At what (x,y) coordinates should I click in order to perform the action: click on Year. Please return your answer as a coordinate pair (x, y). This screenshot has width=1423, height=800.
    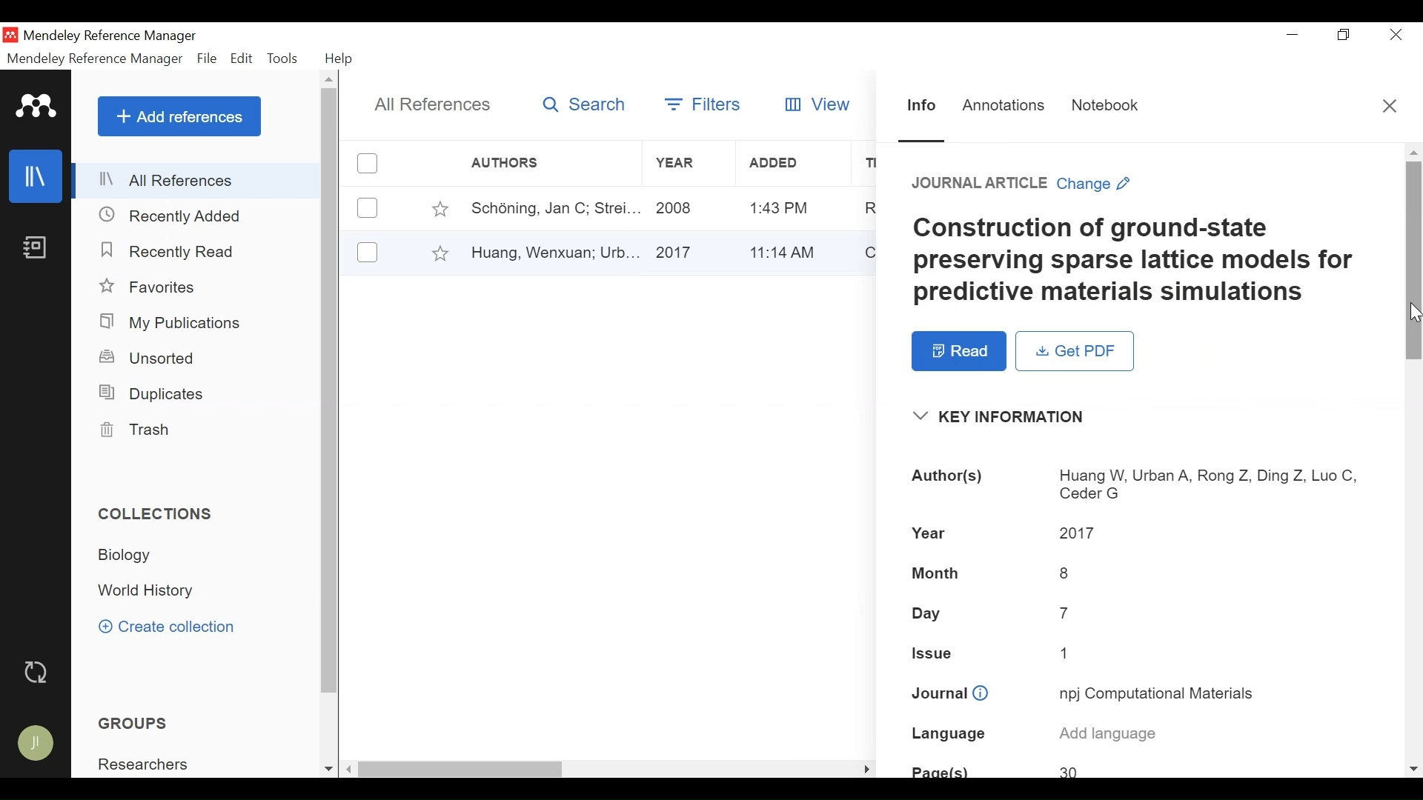
    Looking at the image, I should click on (687, 207).